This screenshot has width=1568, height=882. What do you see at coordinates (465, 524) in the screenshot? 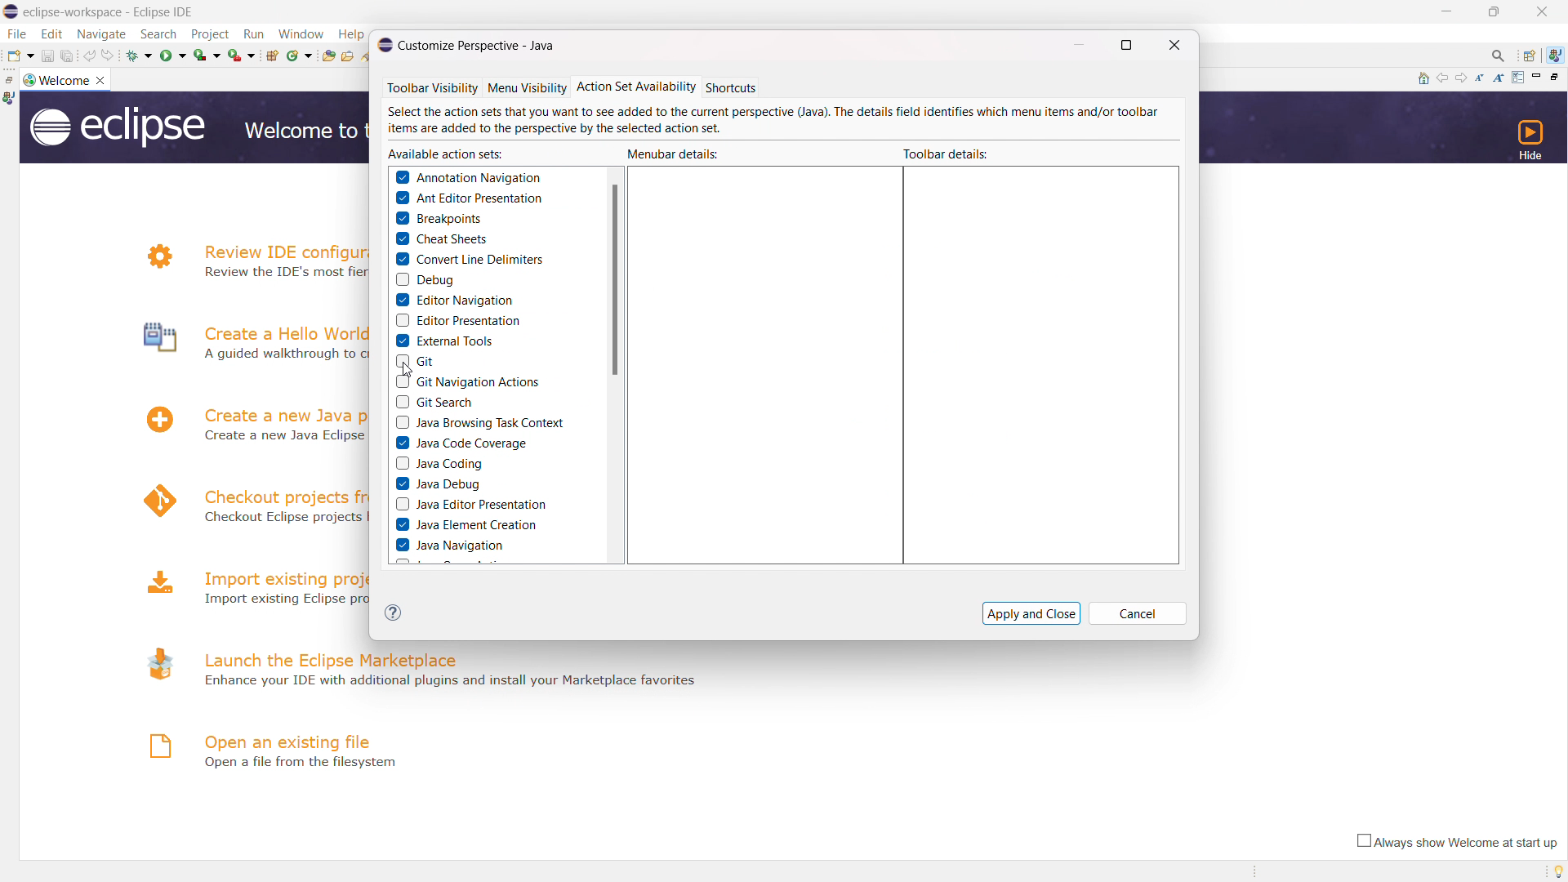
I see `java element creation` at bounding box center [465, 524].